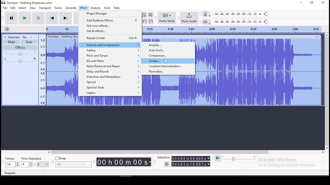  Describe the element at coordinates (235, 159) in the screenshot. I see `playback speed` at that location.